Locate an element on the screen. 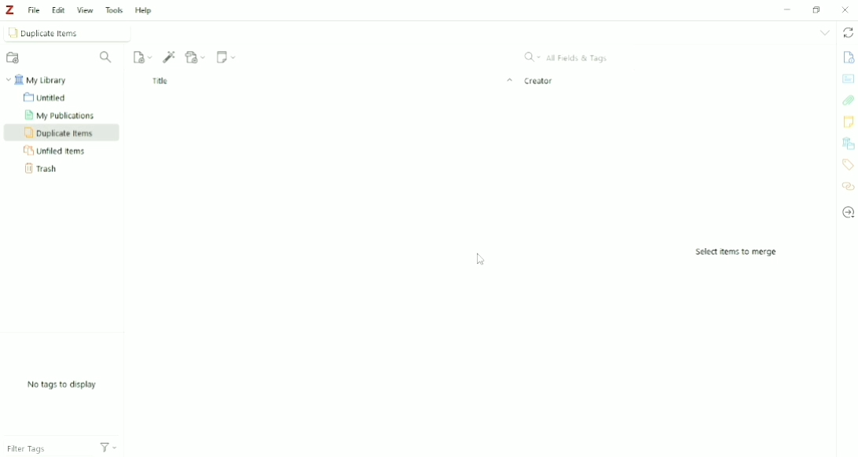  Duplicate Items is located at coordinates (60, 133).